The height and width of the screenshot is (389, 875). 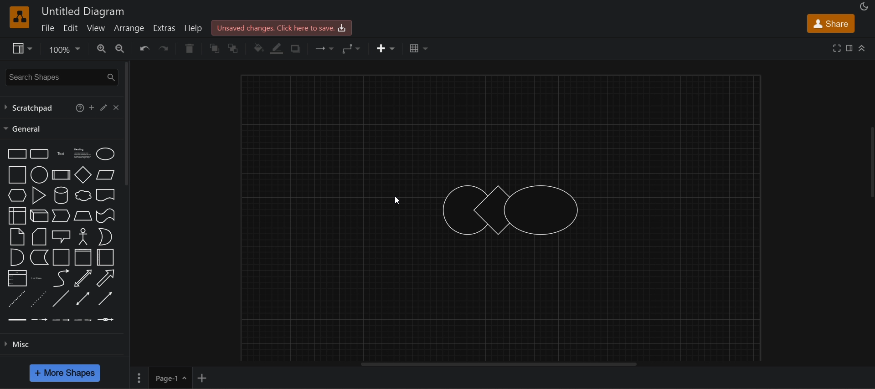 What do you see at coordinates (398, 200) in the screenshot?
I see `cursor` at bounding box center [398, 200].